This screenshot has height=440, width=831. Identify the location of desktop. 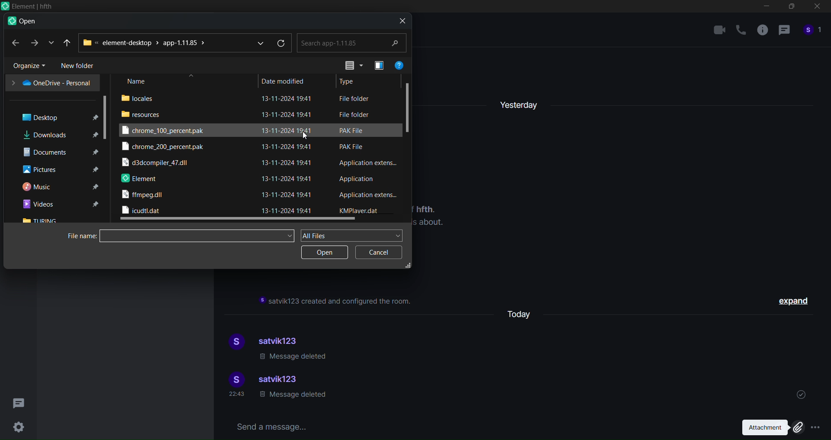
(54, 116).